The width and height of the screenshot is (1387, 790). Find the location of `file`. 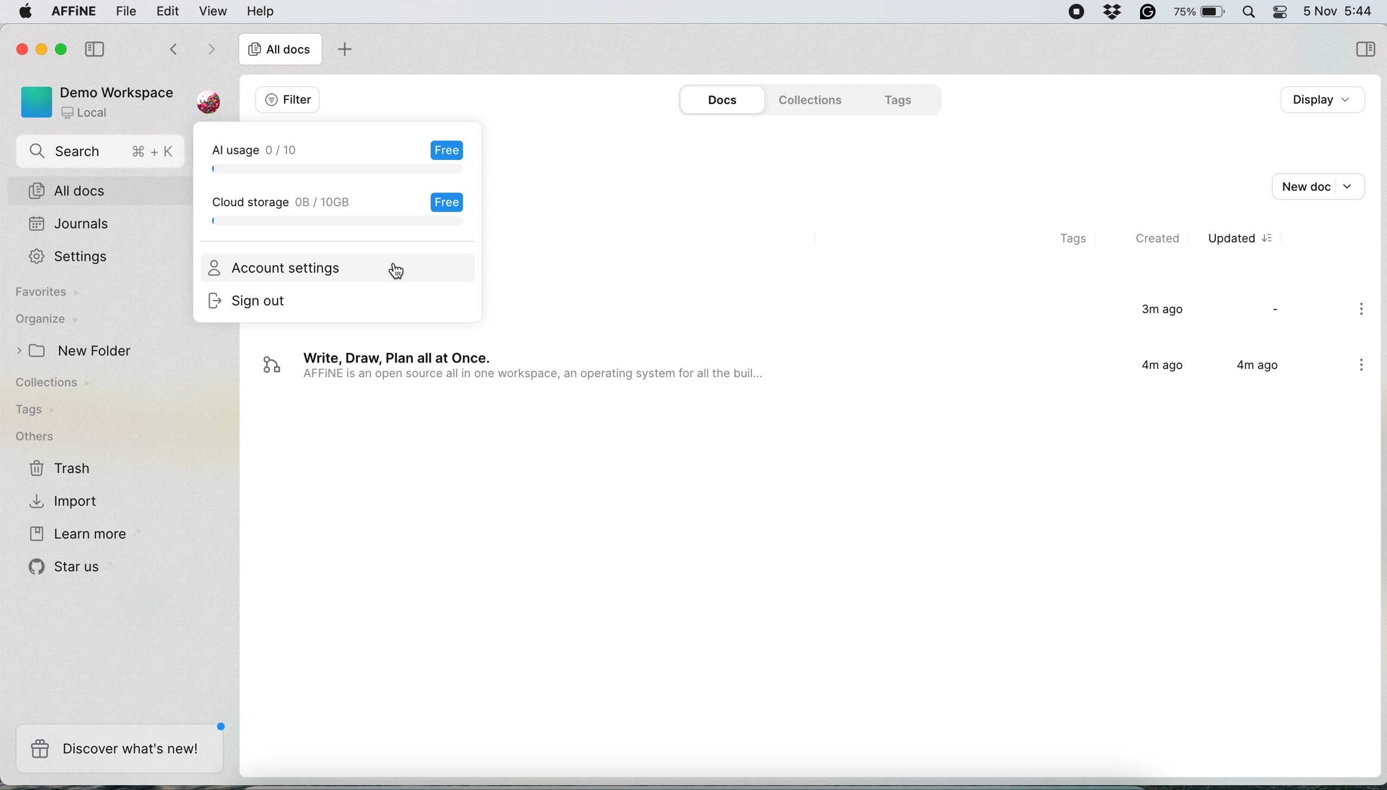

file is located at coordinates (127, 11).